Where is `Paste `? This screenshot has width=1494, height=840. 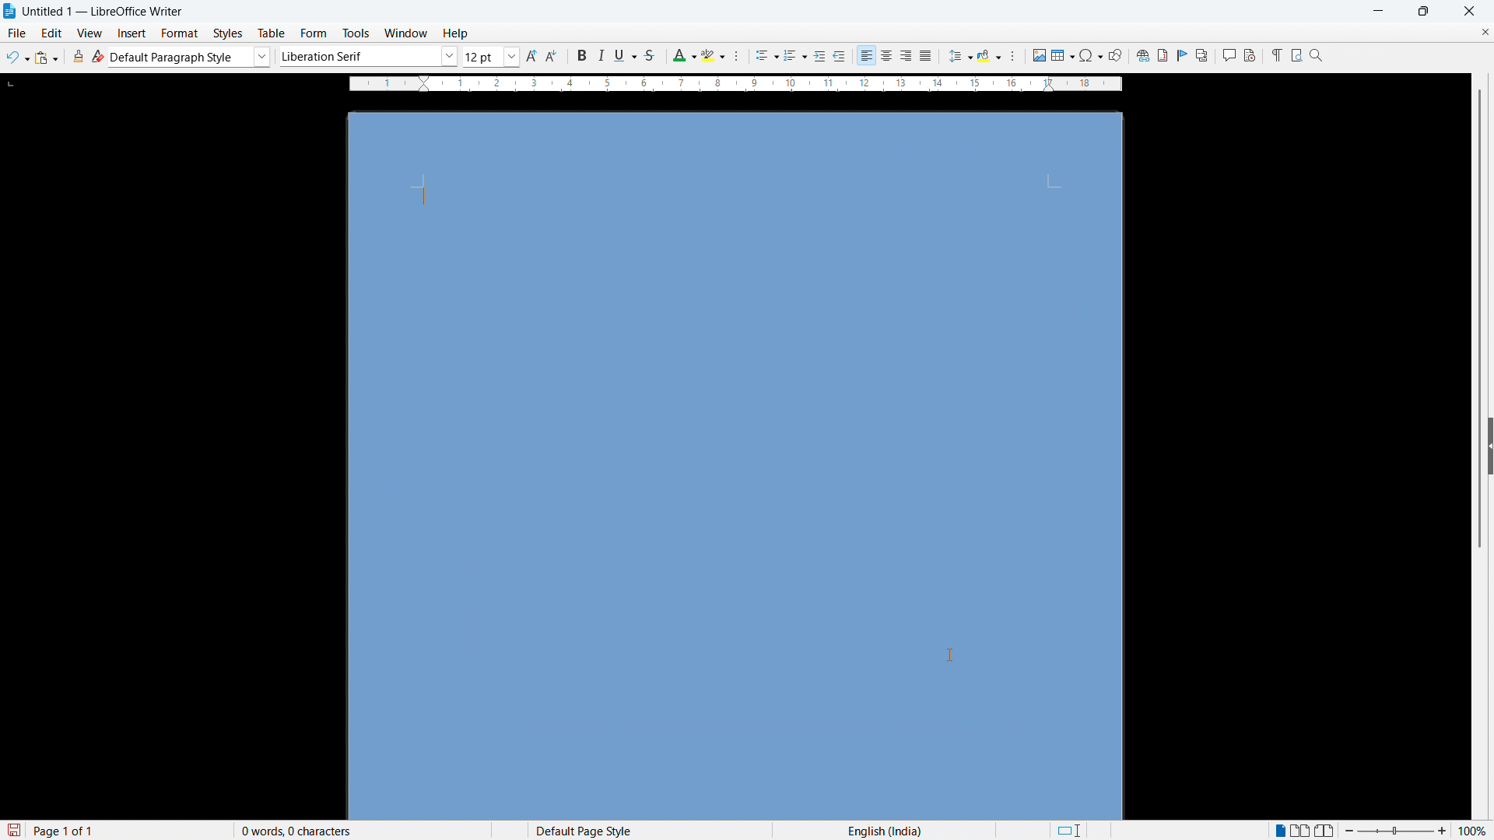
Paste  is located at coordinates (47, 58).